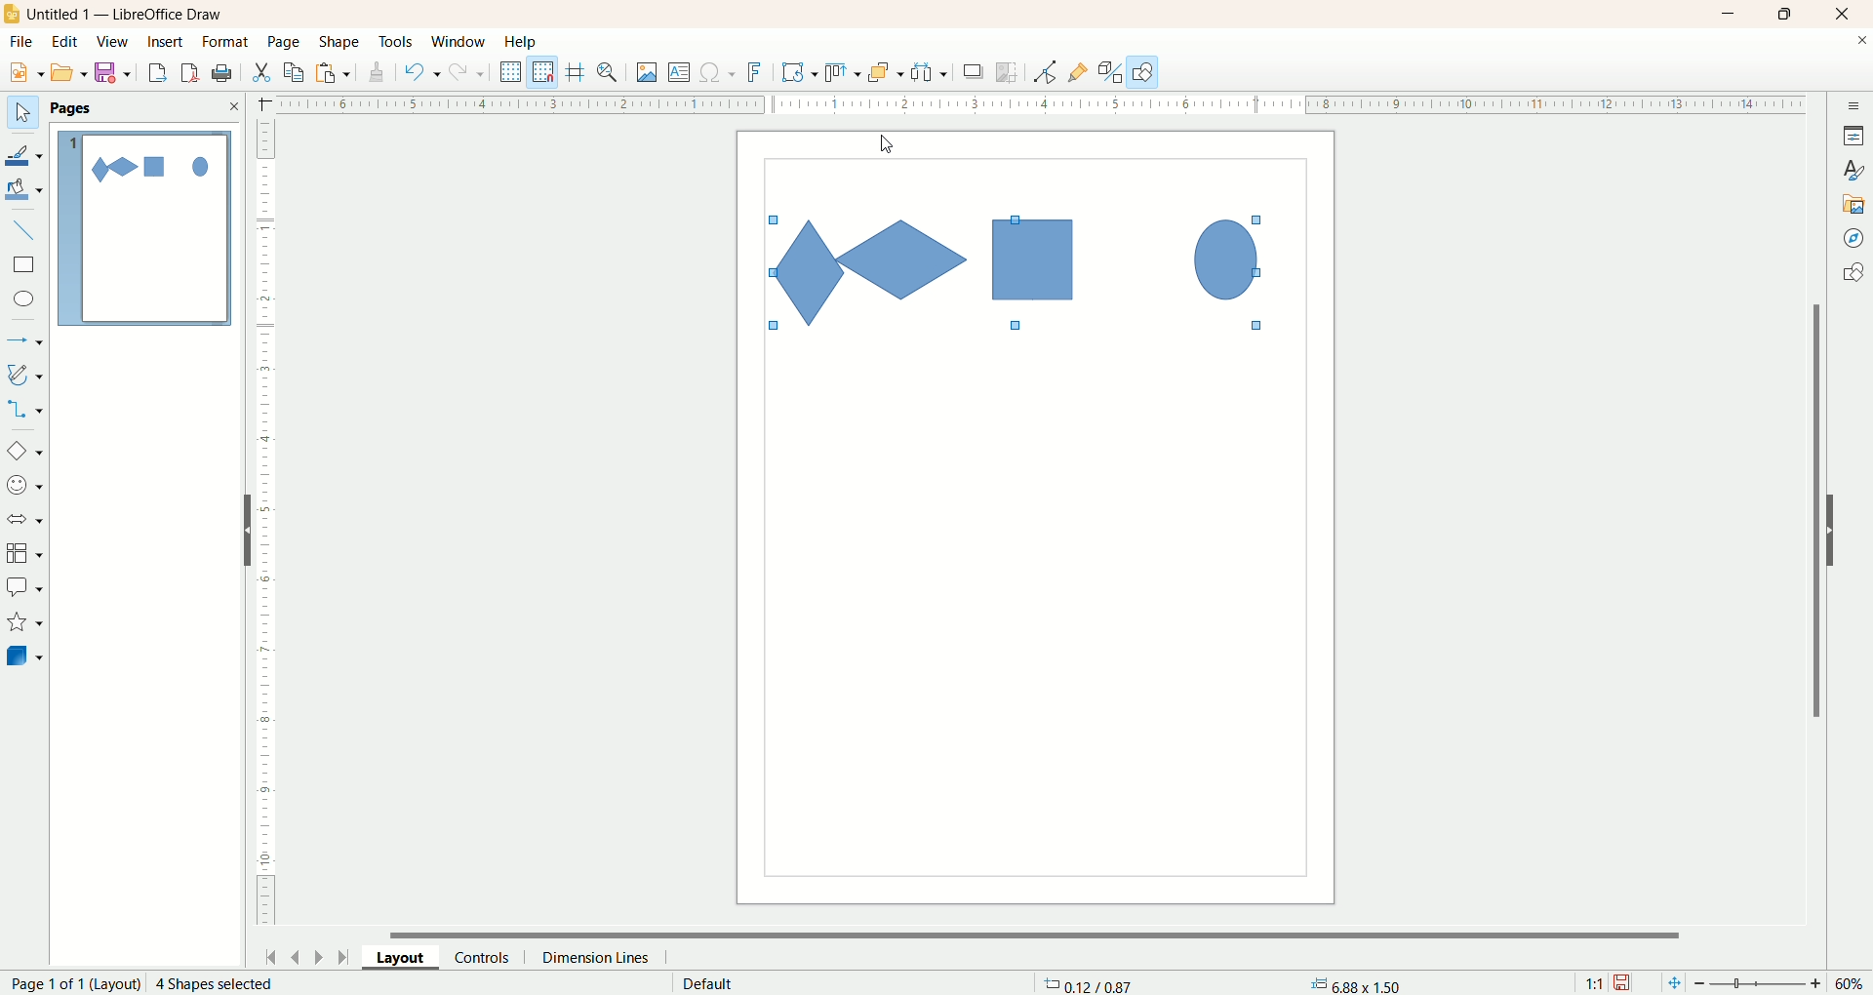 Image resolution: width=1873 pixels, height=995 pixels. What do you see at coordinates (648, 73) in the screenshot?
I see `insert image` at bounding box center [648, 73].